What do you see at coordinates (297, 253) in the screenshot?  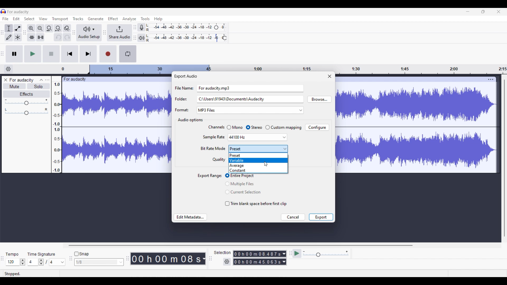 I see `Play at speed/Play at speed once` at bounding box center [297, 253].